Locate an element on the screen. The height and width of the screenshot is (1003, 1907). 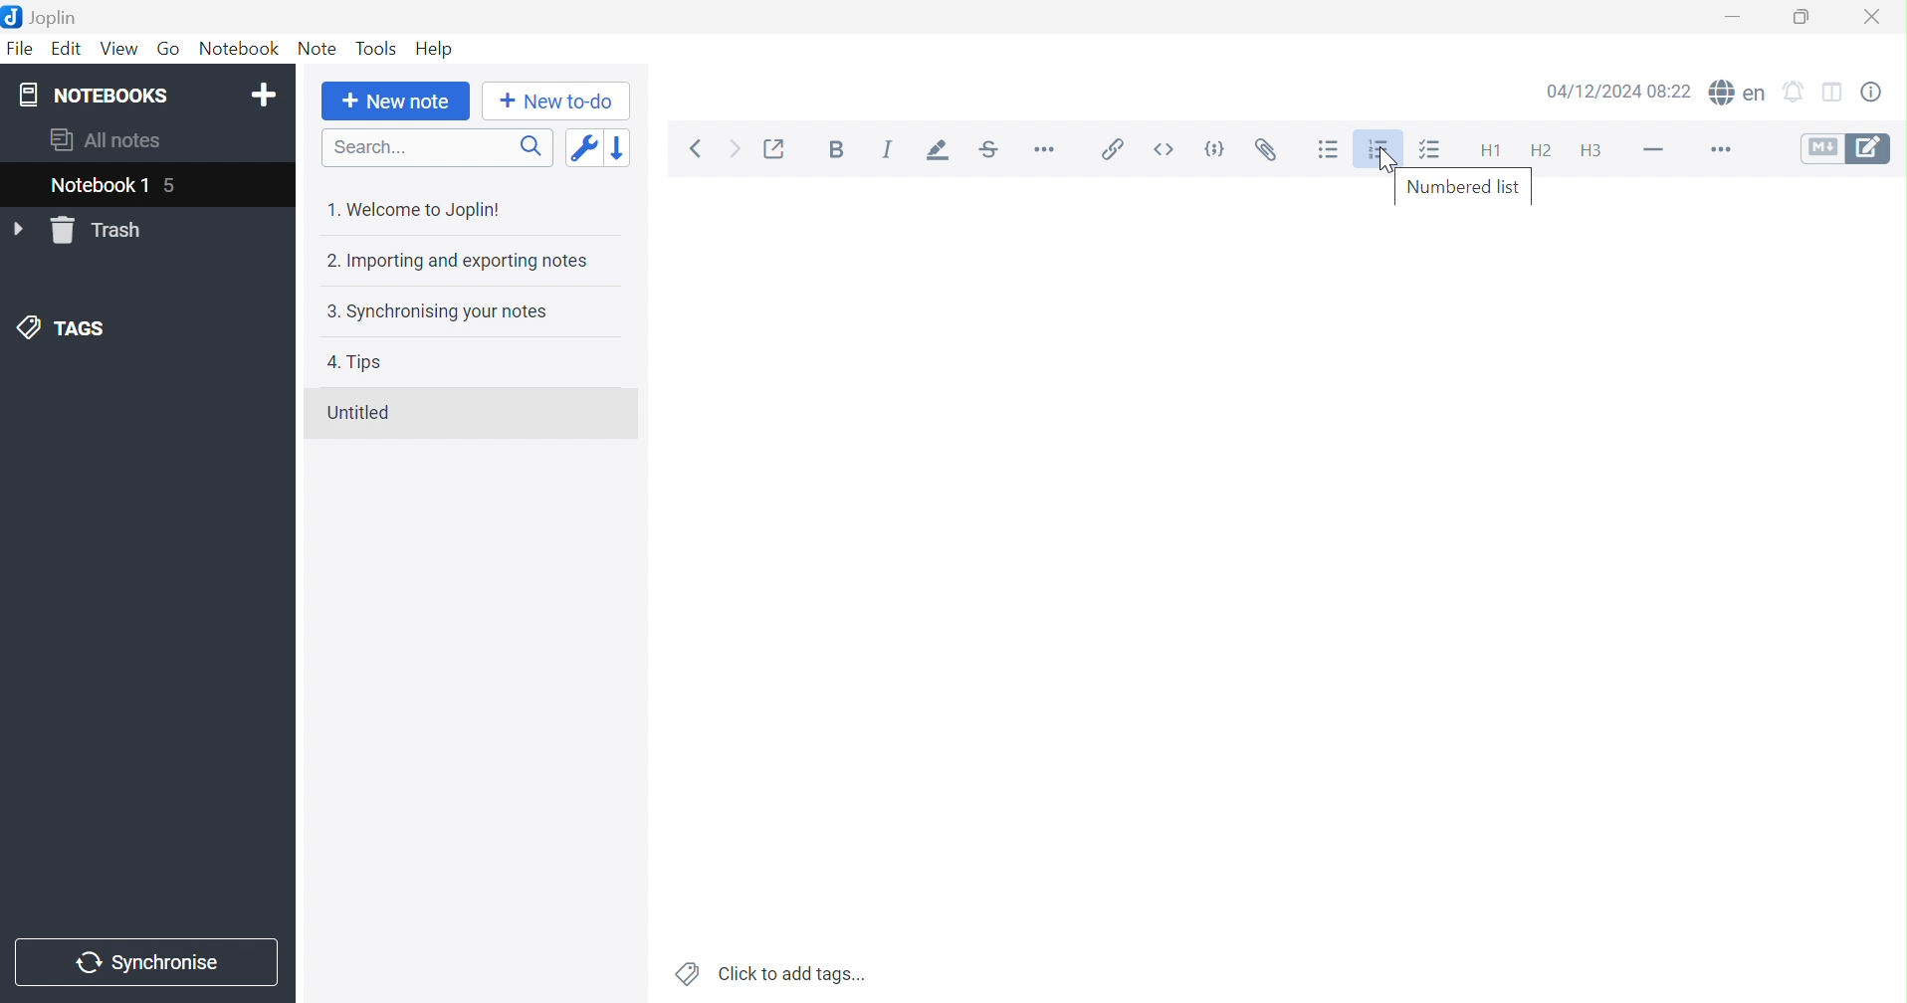
Joplin is located at coordinates (44, 16).